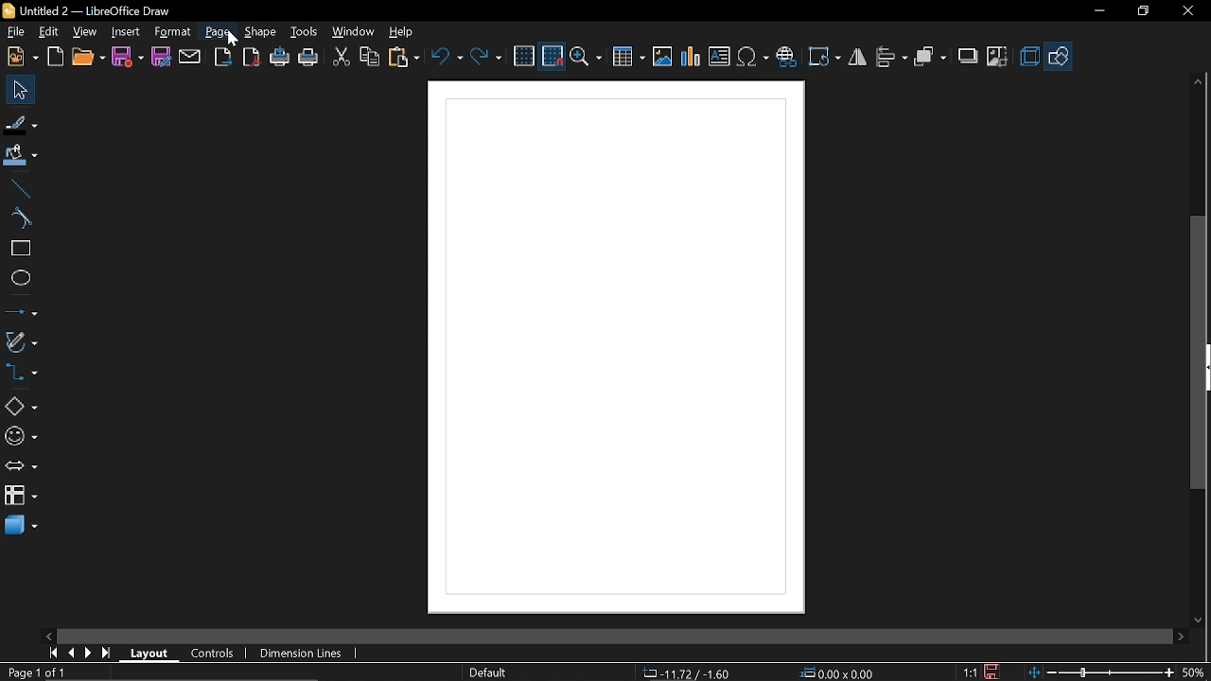 This screenshot has height=681, width=1211. Describe the element at coordinates (553, 56) in the screenshot. I see `Snap to grid` at that location.